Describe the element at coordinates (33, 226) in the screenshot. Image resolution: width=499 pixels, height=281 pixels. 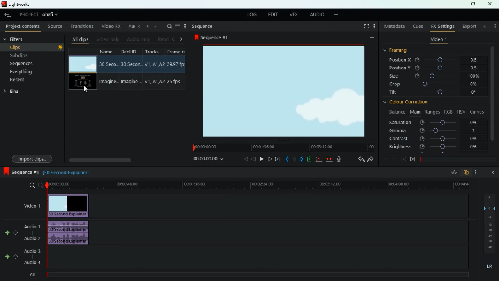
I see `audio 1` at that location.